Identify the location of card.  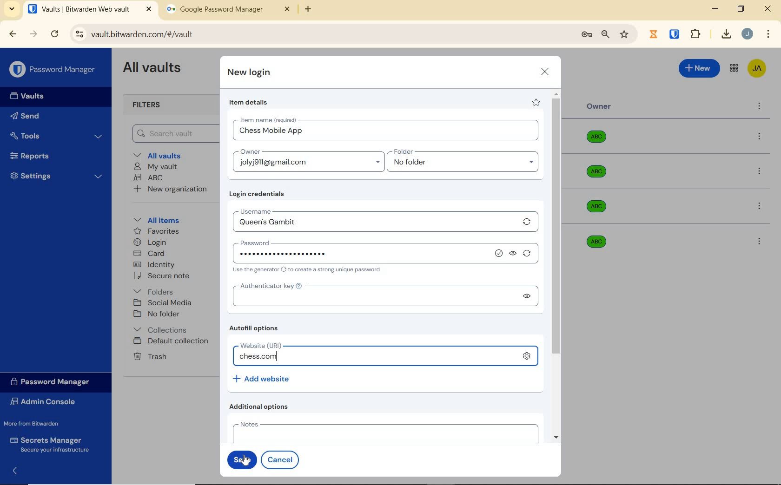
(149, 254).